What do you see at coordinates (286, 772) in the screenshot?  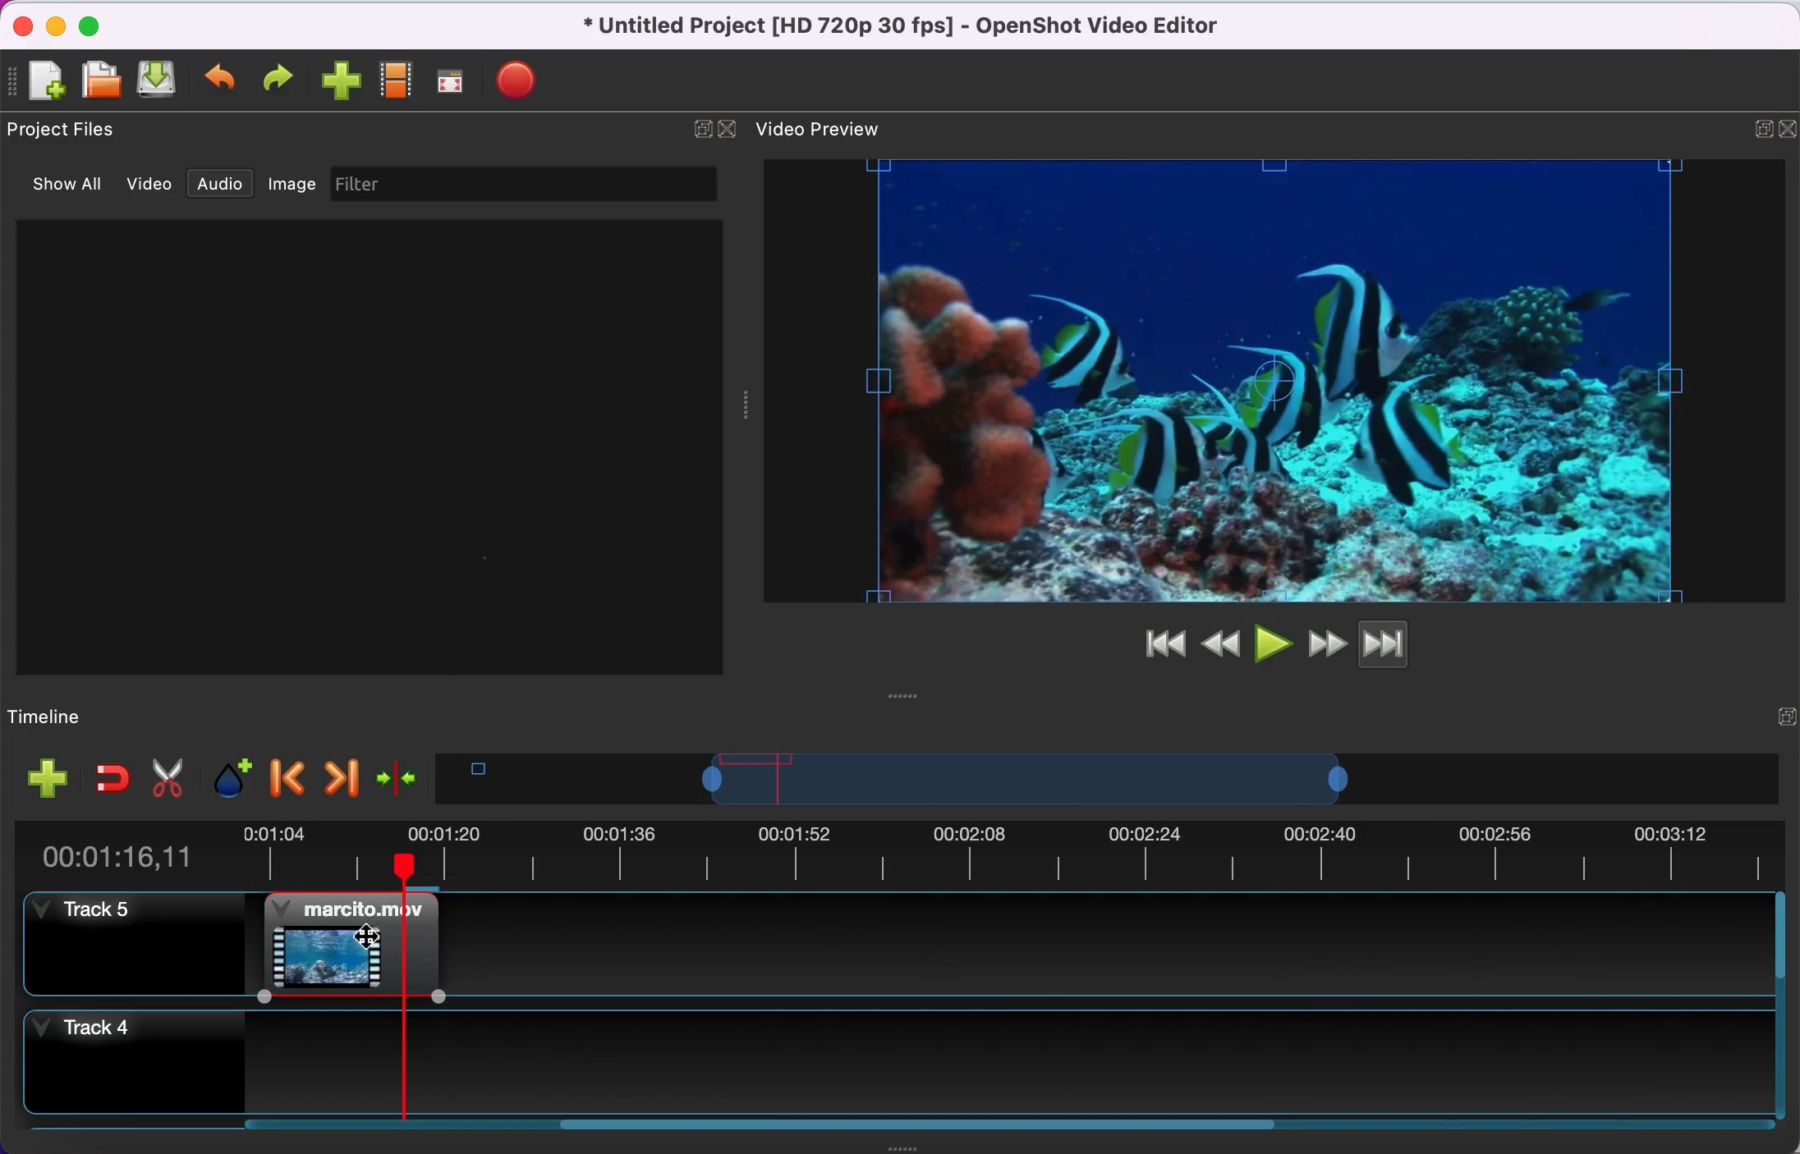 I see `previous marker` at bounding box center [286, 772].